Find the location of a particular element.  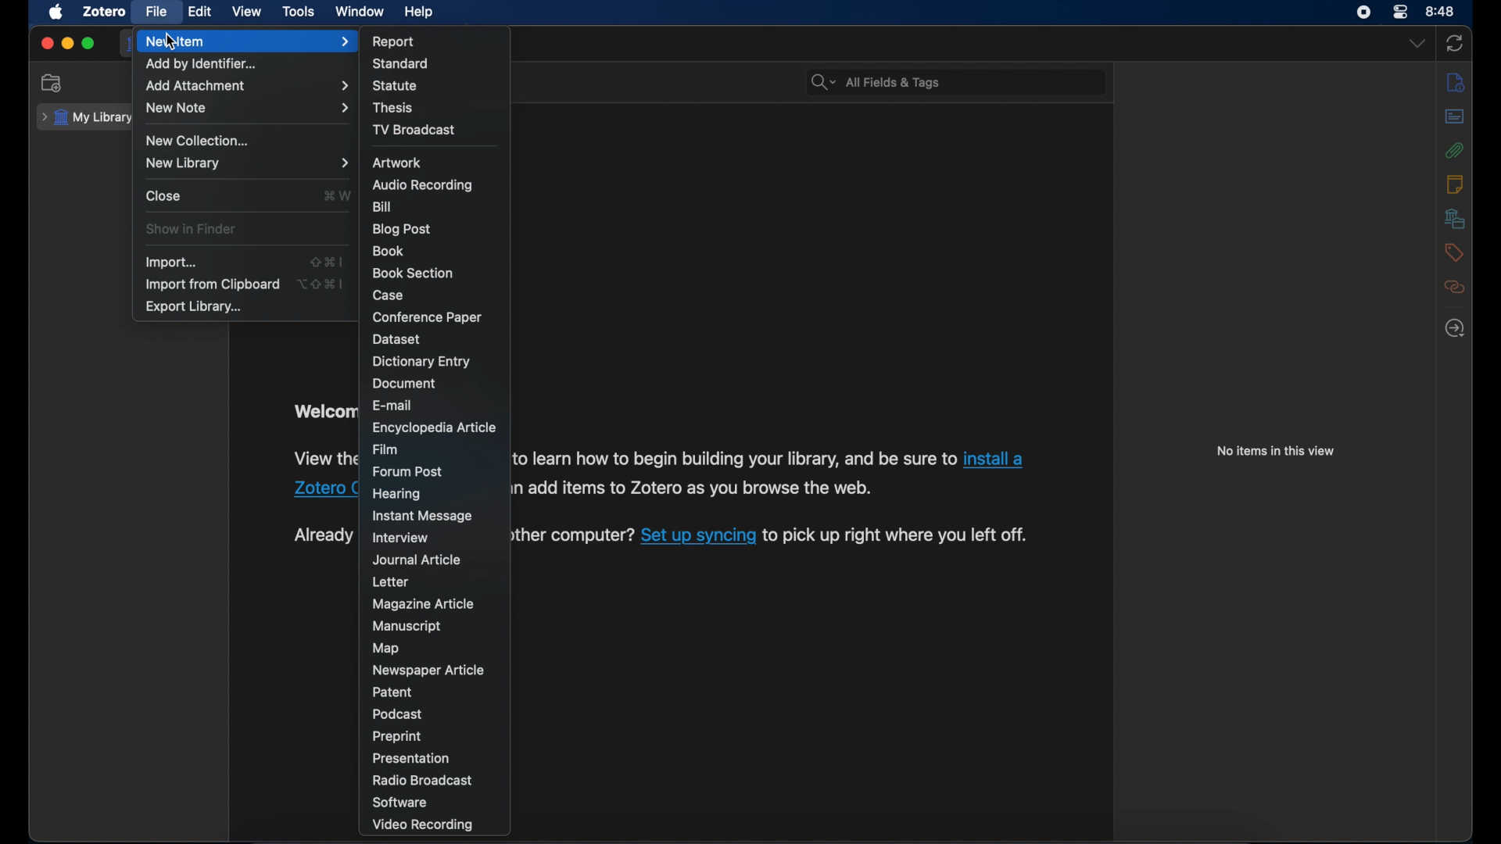

new item is located at coordinates (247, 41).